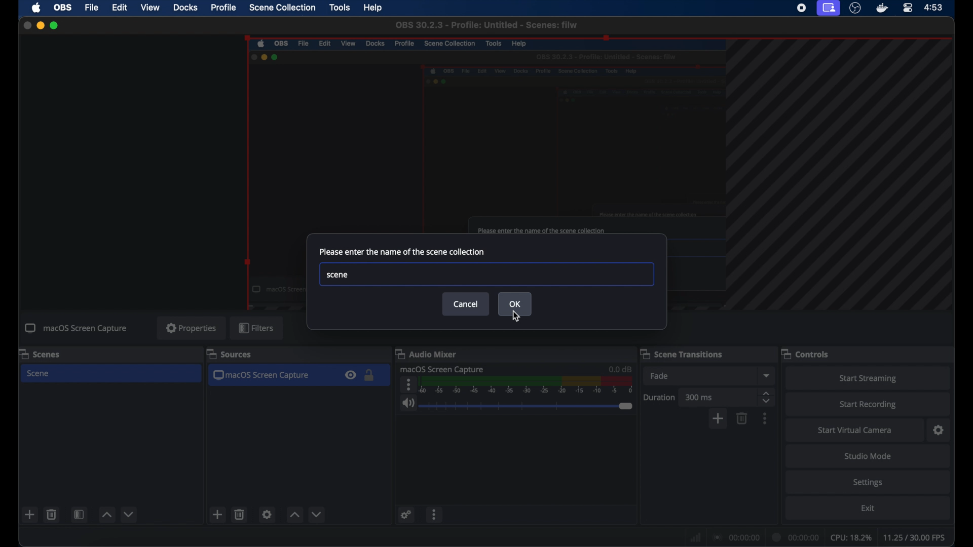  I want to click on trash, so click(239, 515).